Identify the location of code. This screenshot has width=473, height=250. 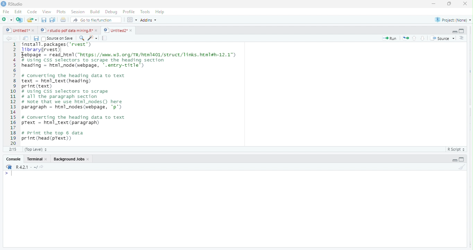
(32, 12).